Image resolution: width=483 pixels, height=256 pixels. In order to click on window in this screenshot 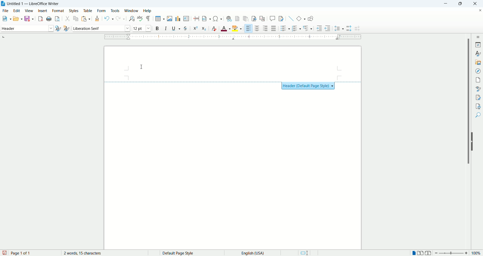, I will do `click(132, 11)`.